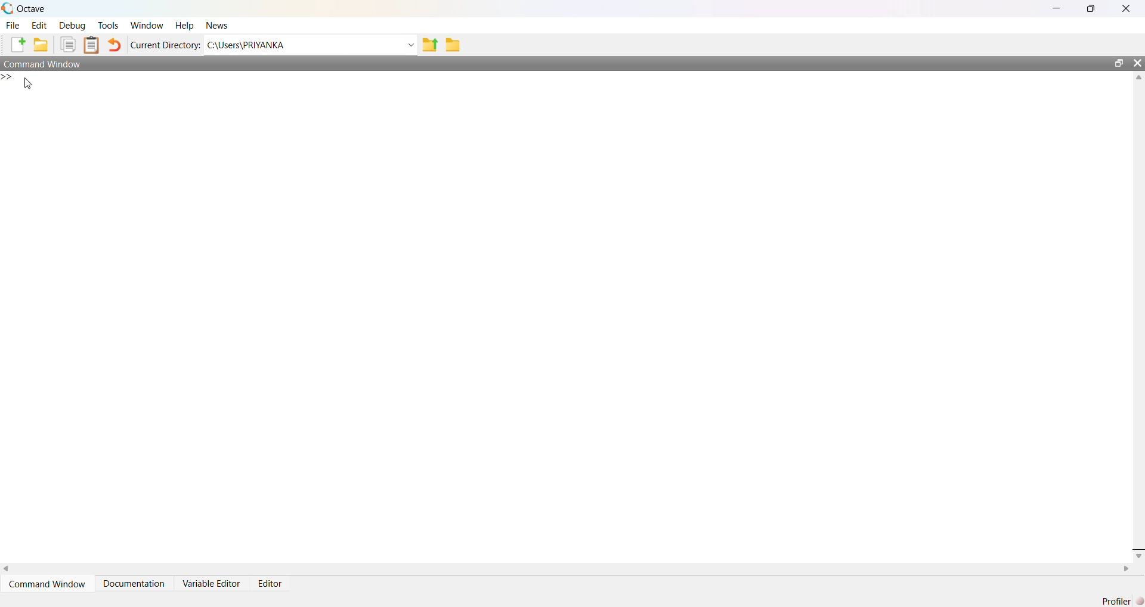  What do you see at coordinates (454, 45) in the screenshot?
I see `folder` at bounding box center [454, 45].